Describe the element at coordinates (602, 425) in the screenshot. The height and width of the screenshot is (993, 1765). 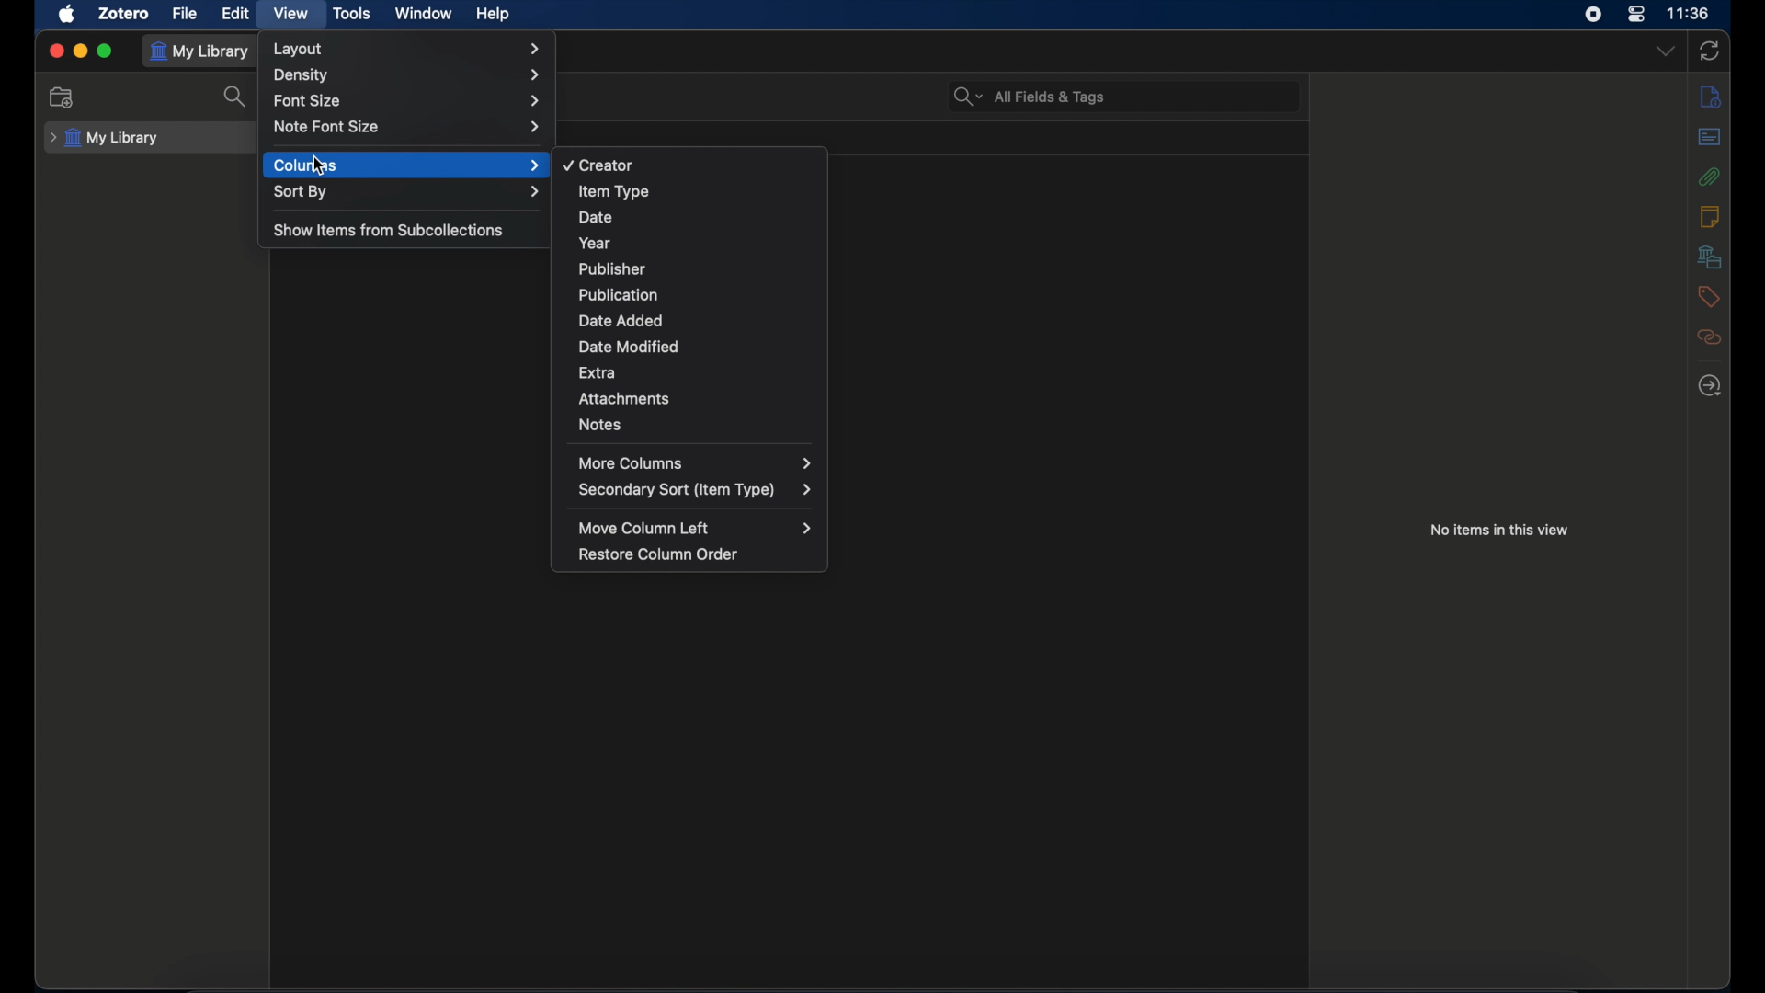
I see `notes` at that location.